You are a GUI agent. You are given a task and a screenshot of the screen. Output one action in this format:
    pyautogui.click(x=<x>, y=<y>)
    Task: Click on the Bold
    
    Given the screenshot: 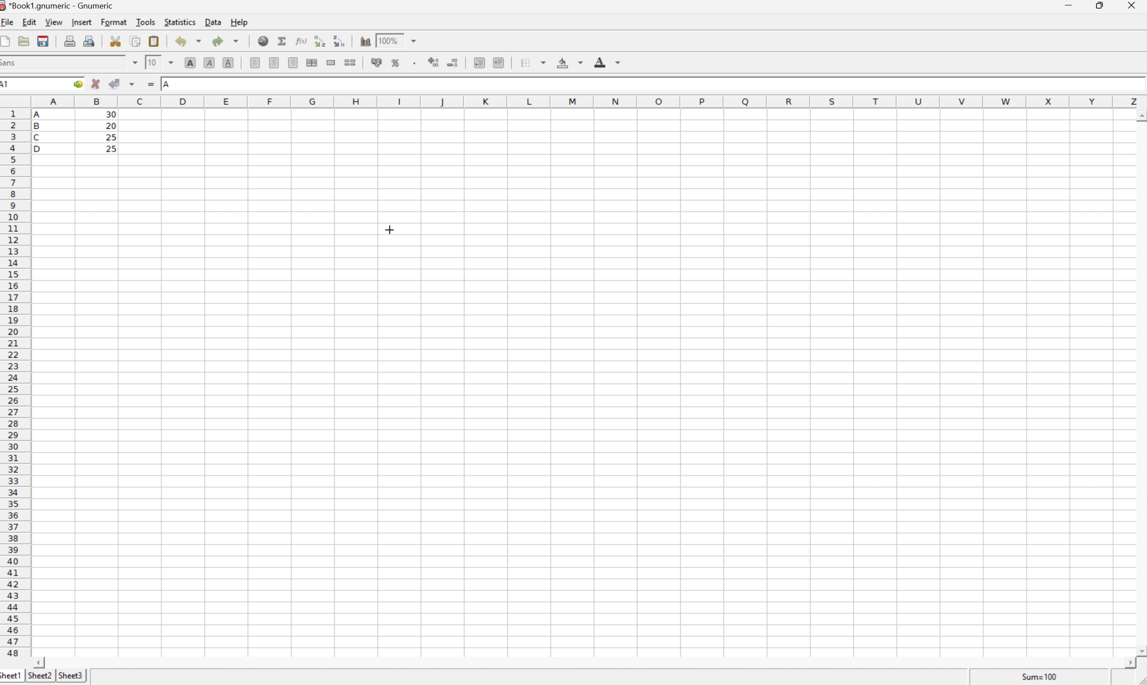 What is the action you would take?
    pyautogui.click(x=190, y=63)
    